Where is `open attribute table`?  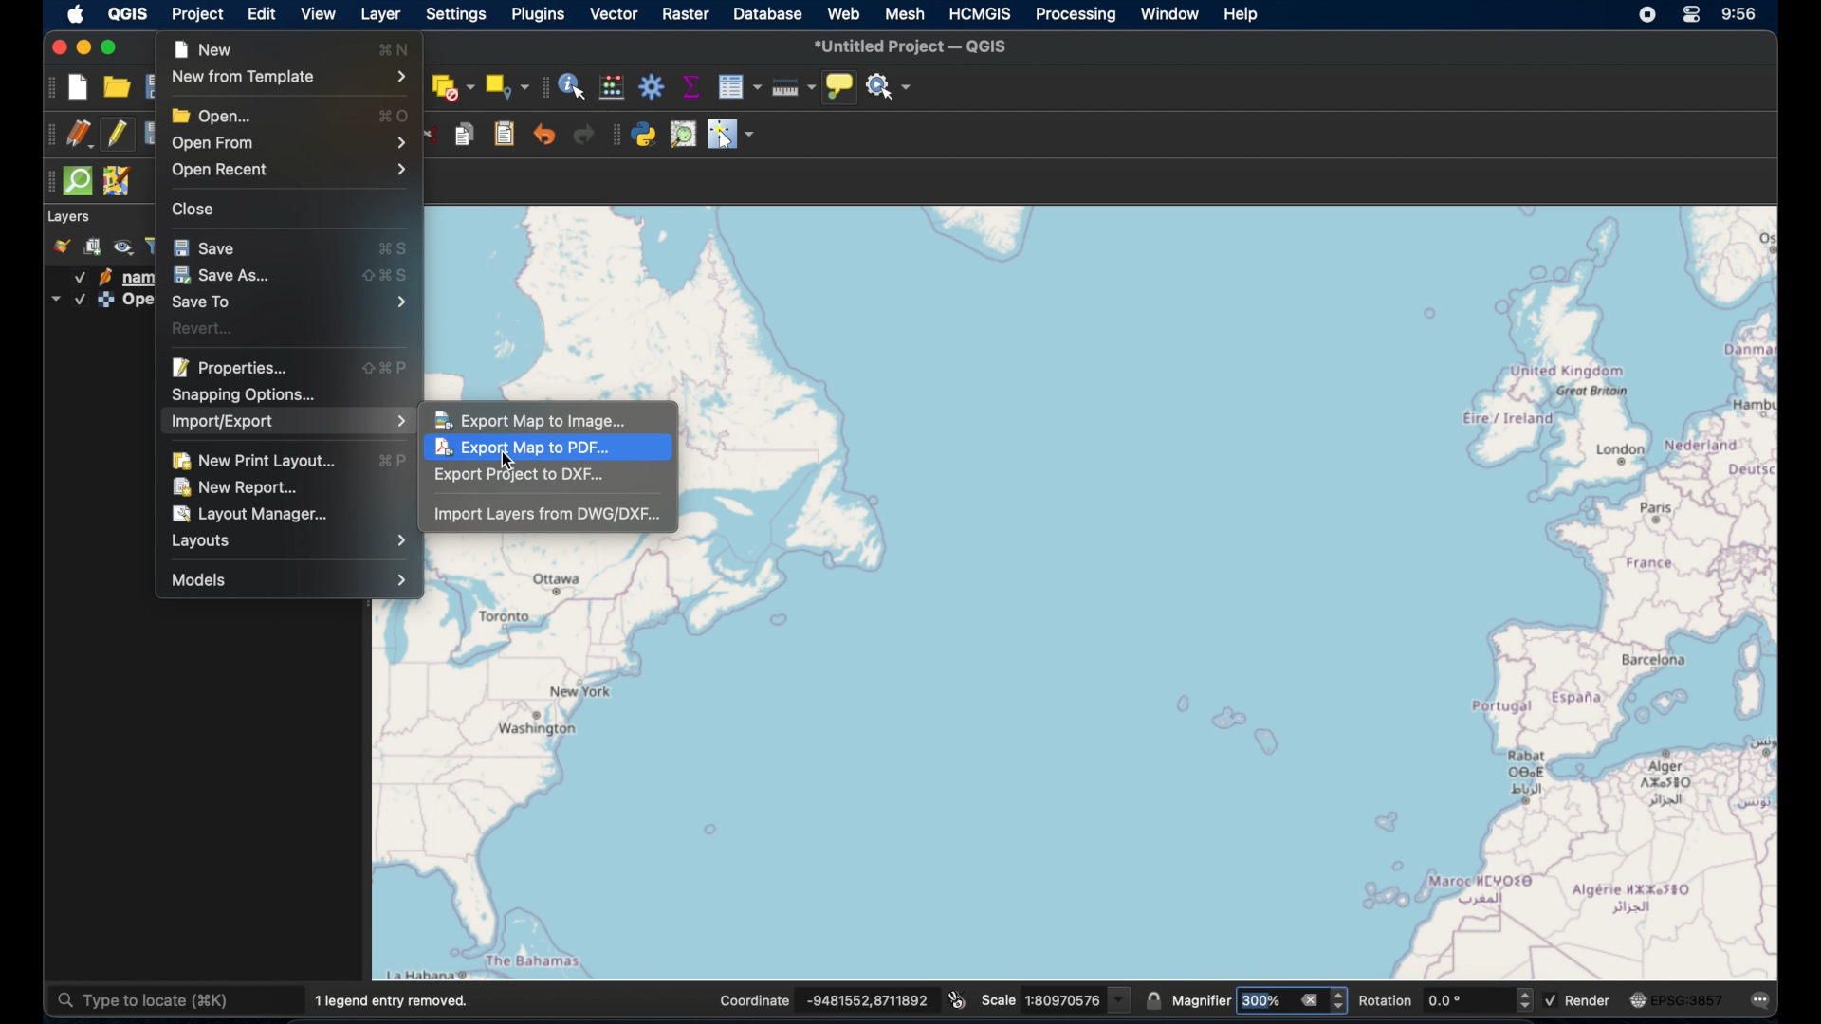 open attribute table is located at coordinates (740, 87).